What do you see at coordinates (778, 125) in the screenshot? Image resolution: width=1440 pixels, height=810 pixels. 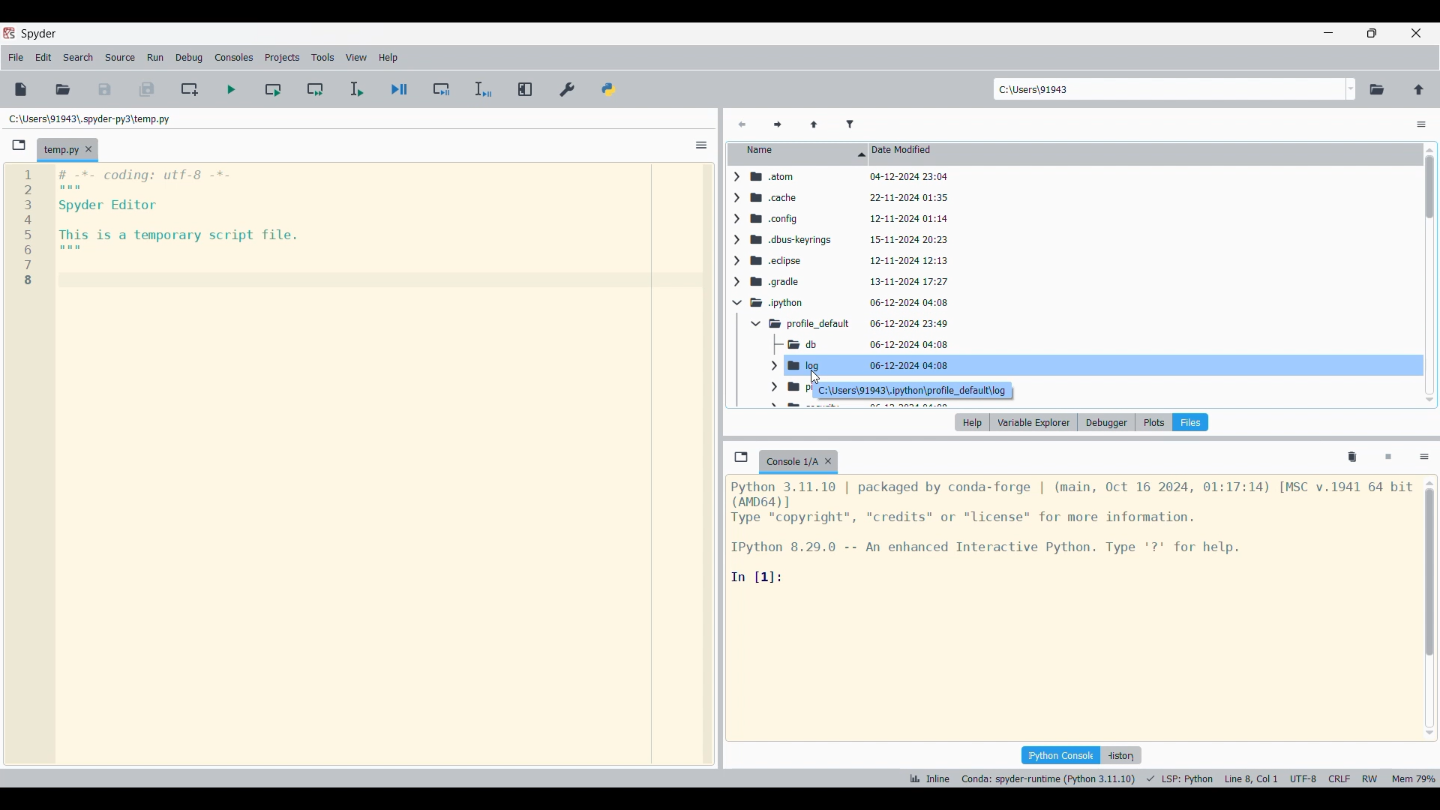 I see `Next` at bounding box center [778, 125].